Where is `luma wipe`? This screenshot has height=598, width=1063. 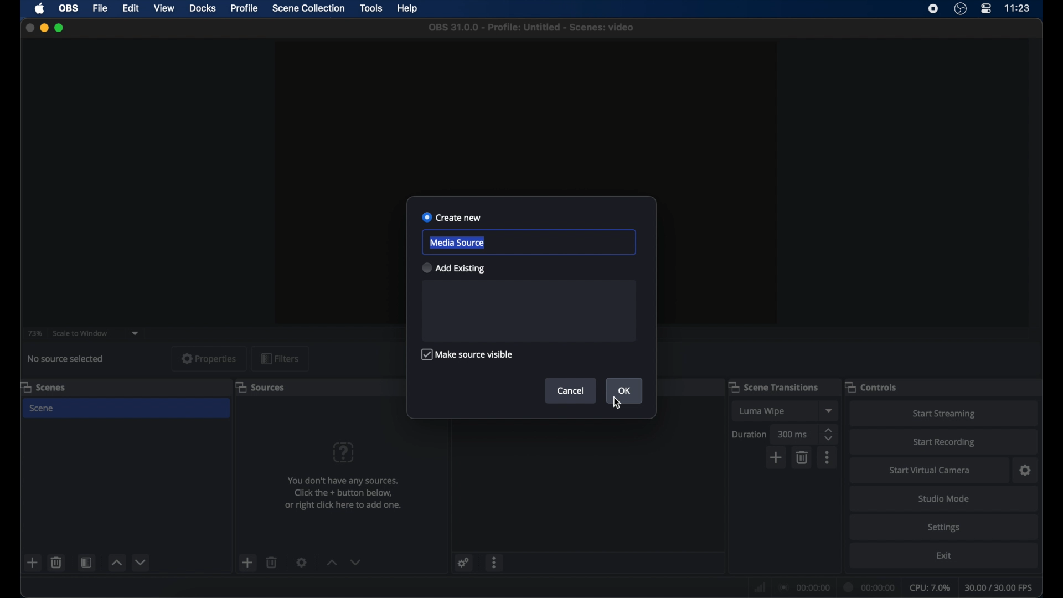
luma wipe is located at coordinates (762, 411).